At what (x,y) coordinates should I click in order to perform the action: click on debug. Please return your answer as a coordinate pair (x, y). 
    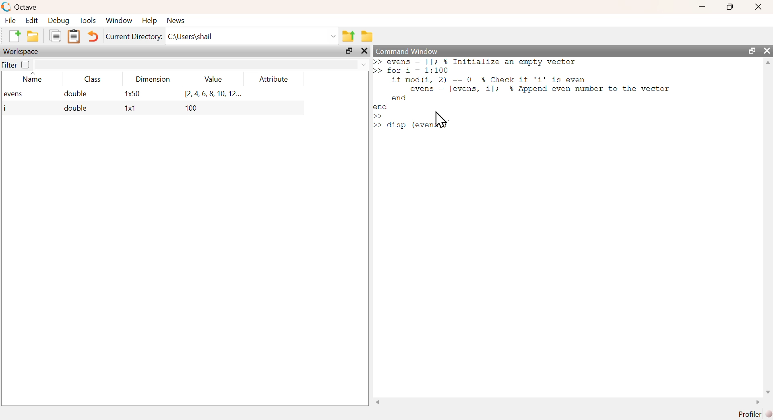
    Looking at the image, I should click on (60, 21).